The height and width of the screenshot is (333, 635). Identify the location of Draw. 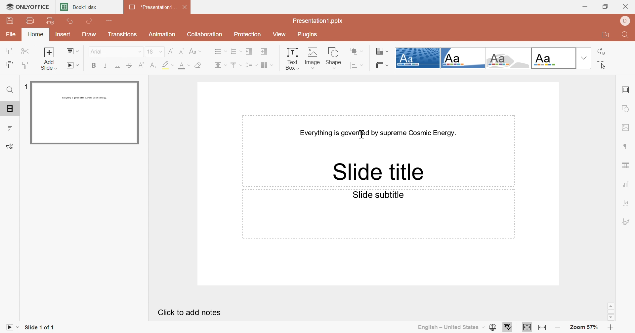
(90, 35).